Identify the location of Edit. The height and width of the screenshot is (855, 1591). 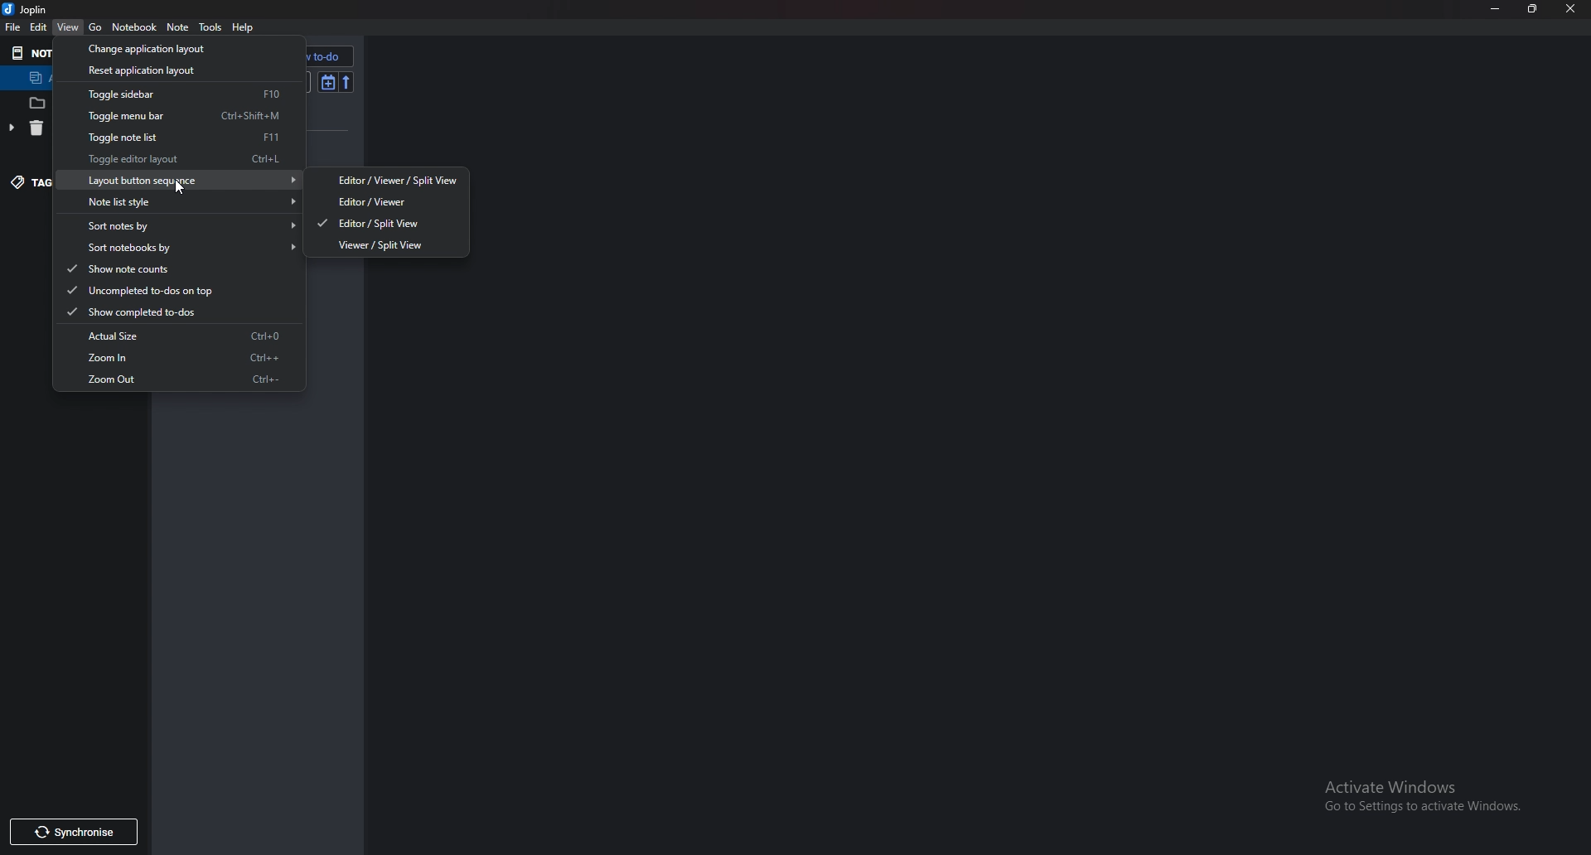
(39, 27).